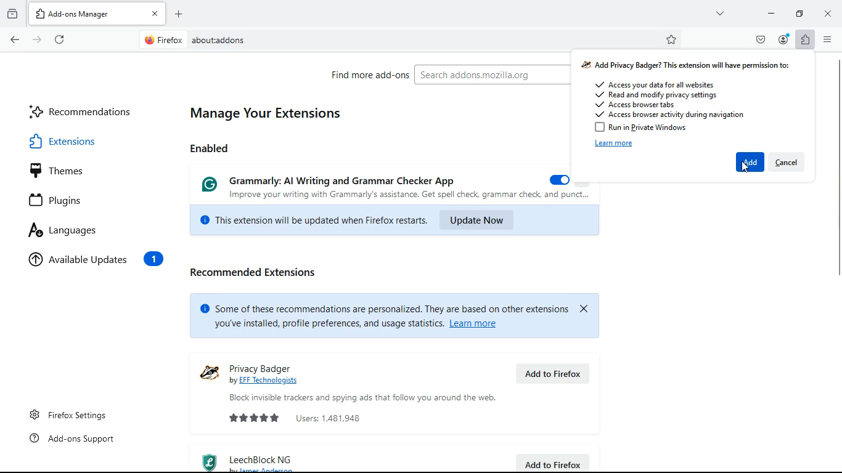  I want to click on bookmark, so click(672, 39).